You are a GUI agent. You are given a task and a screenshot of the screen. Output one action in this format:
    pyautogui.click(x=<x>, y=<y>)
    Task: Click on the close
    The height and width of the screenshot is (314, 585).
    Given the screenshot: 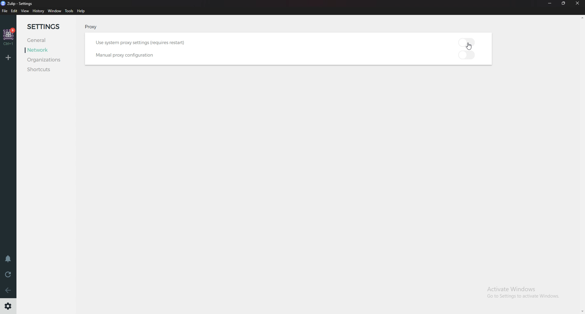 What is the action you would take?
    pyautogui.click(x=578, y=3)
    